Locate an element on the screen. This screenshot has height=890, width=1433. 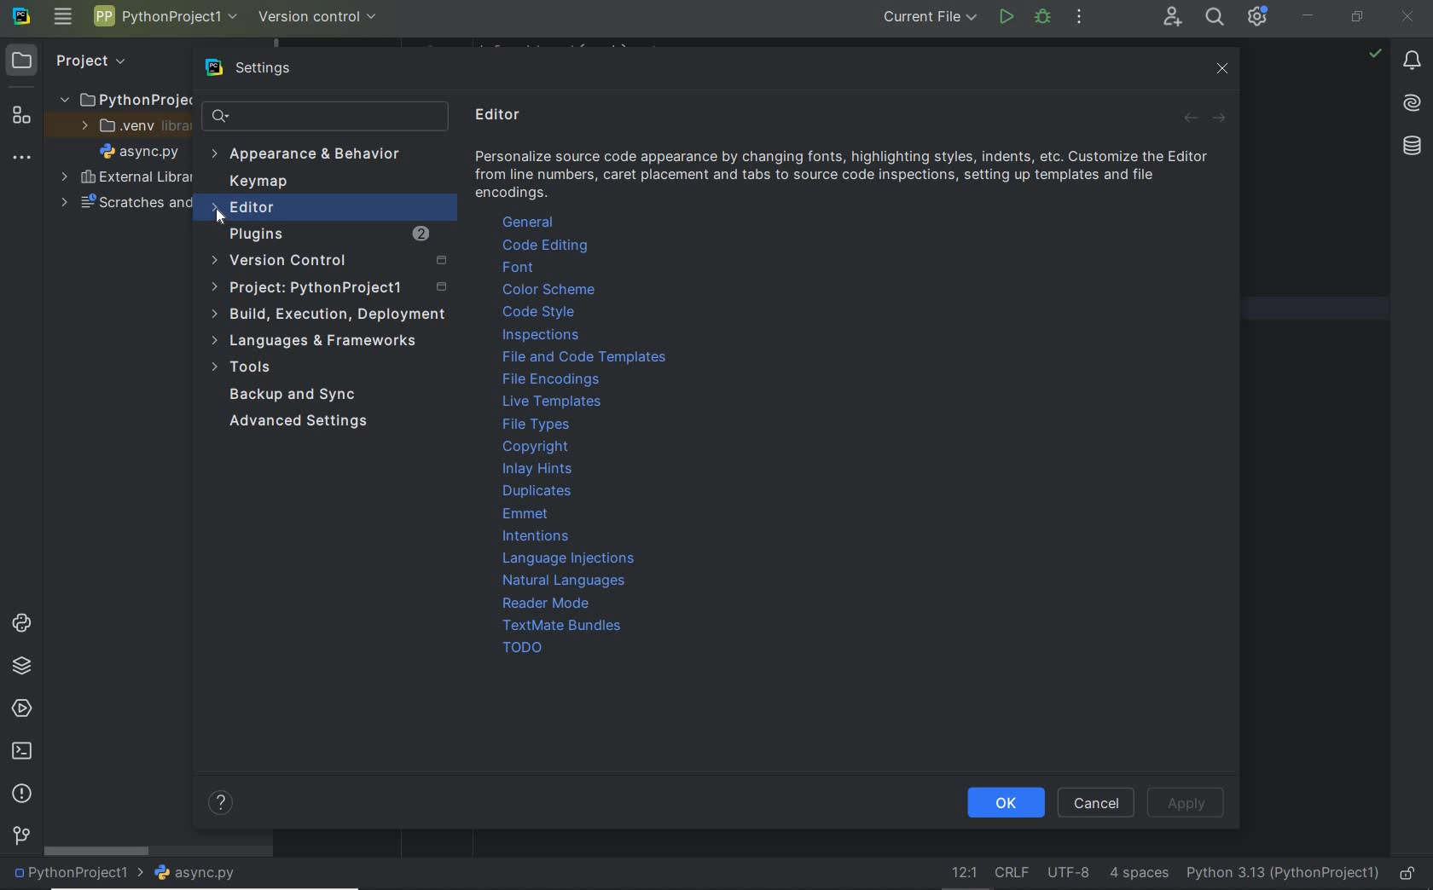
Go to line is located at coordinates (960, 872).